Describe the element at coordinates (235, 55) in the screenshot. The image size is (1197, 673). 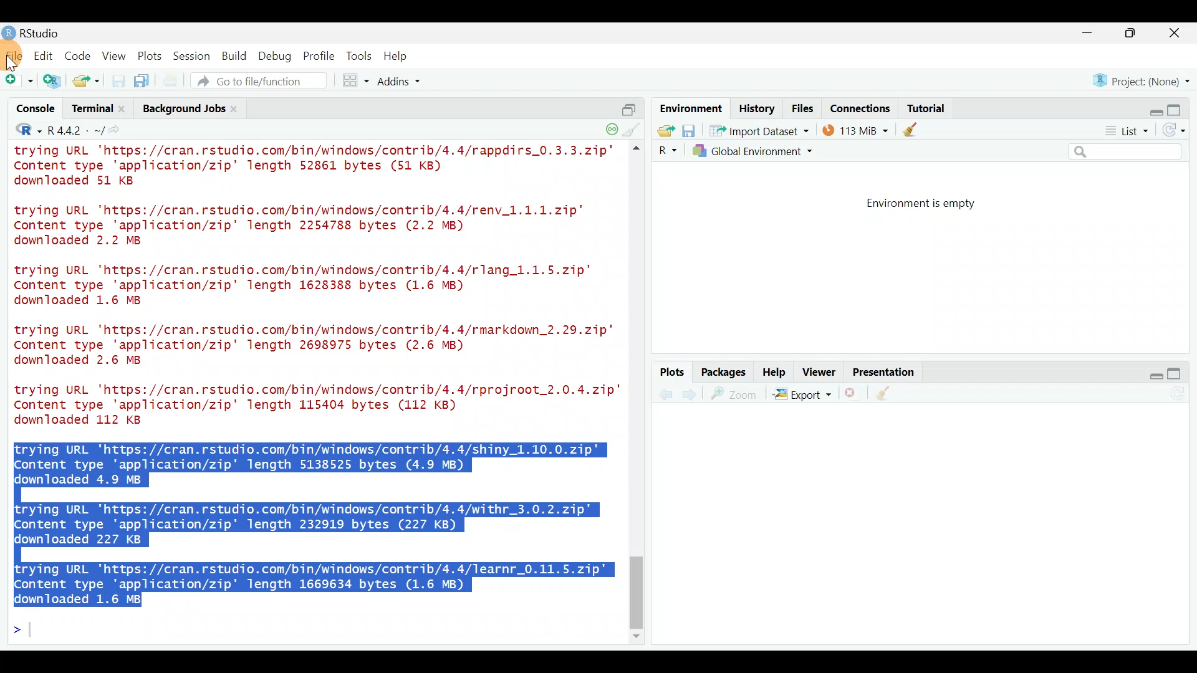
I see `Build` at that location.